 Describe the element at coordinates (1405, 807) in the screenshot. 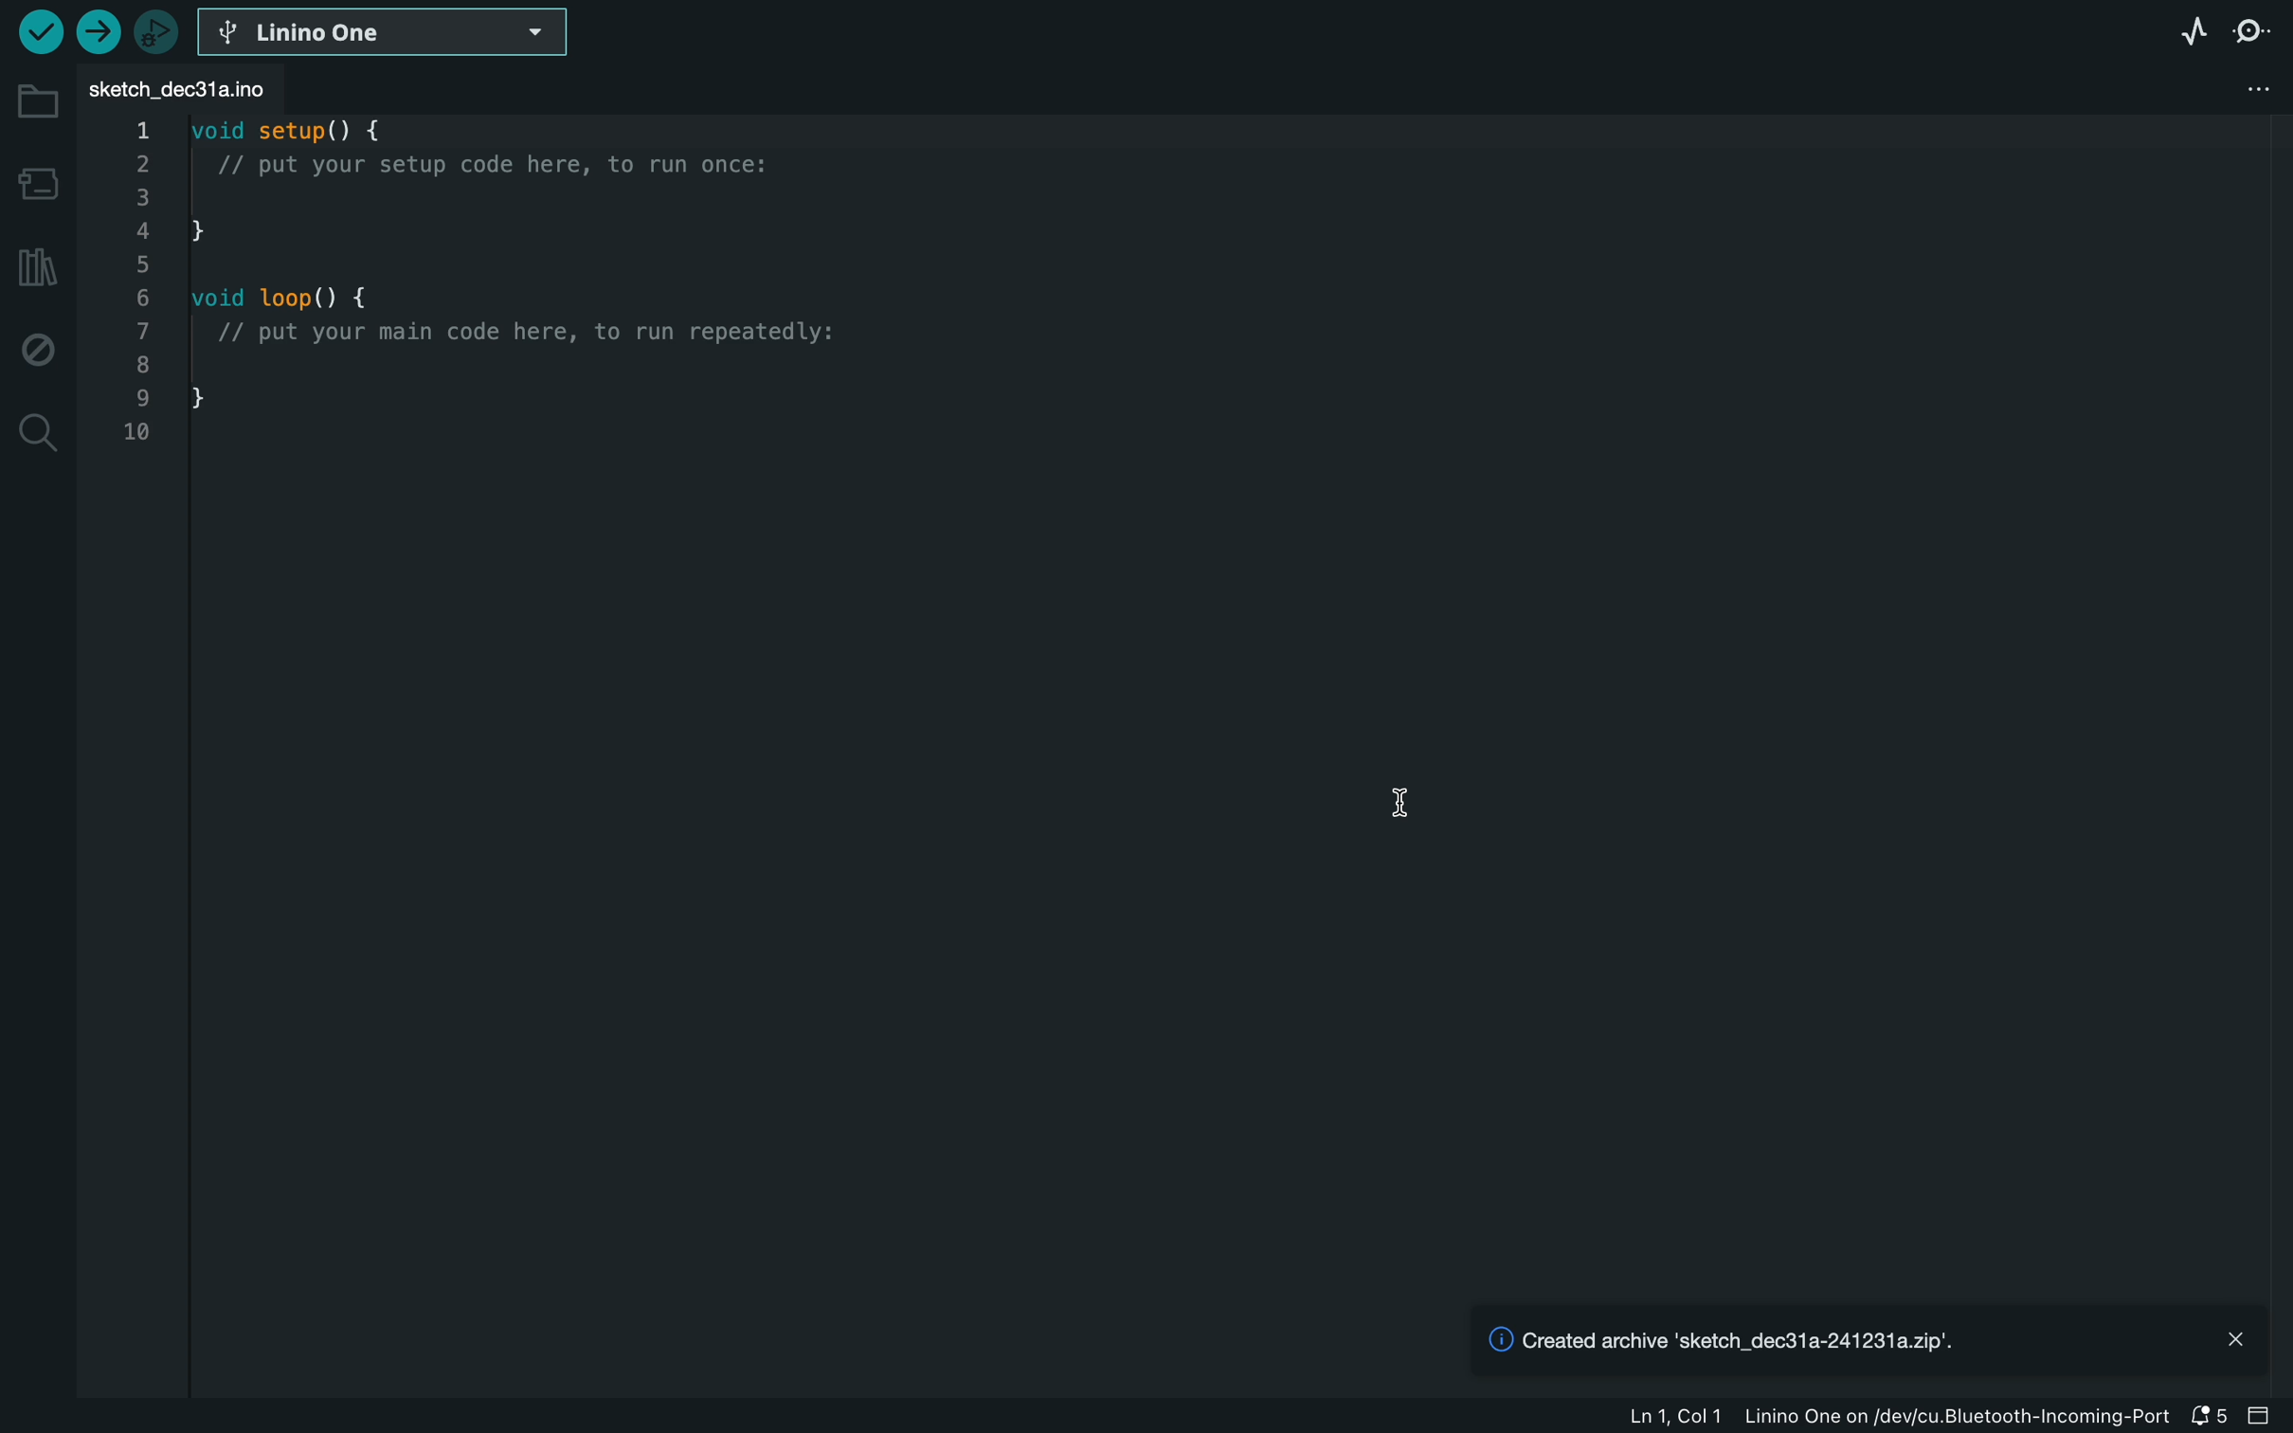

I see `cursor` at that location.